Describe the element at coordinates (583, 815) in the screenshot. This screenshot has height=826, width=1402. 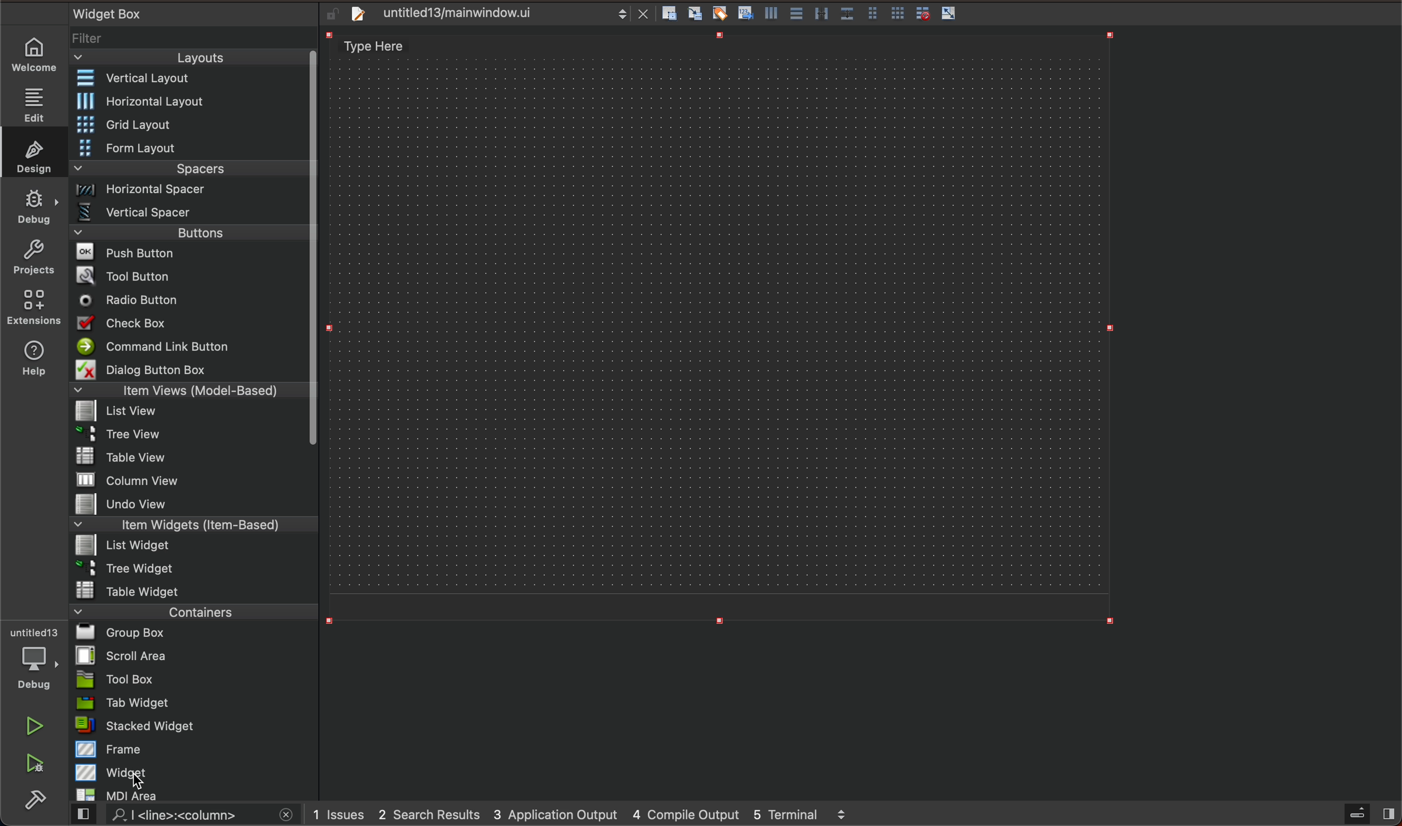
I see `logs` at that location.